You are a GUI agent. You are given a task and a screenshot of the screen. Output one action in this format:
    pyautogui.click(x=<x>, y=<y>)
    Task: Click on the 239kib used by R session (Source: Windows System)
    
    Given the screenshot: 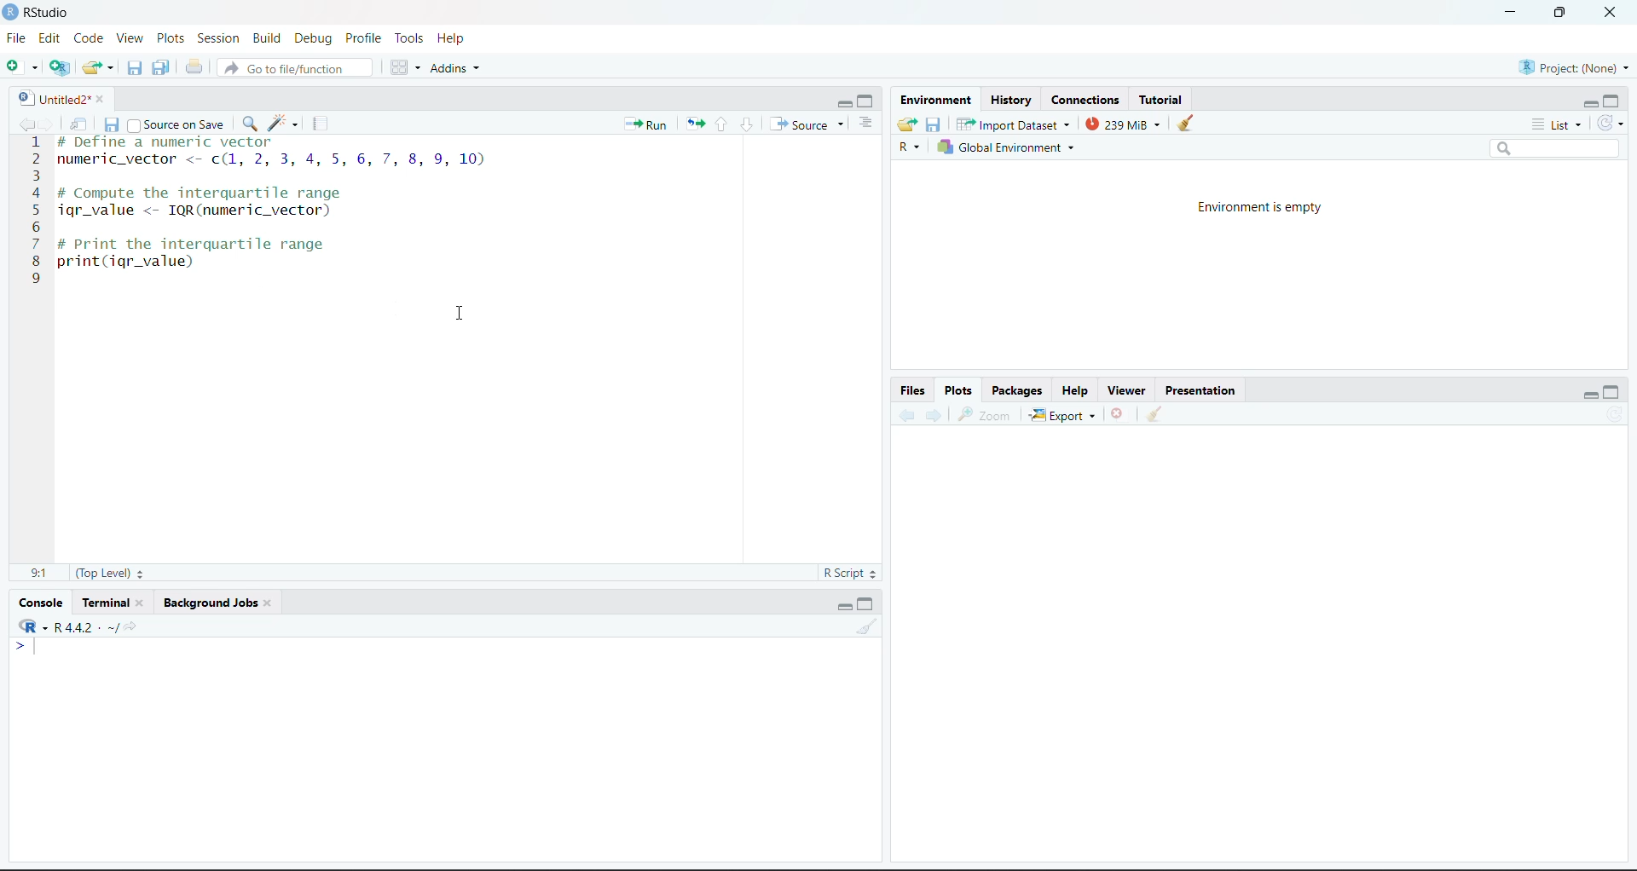 What is the action you would take?
    pyautogui.click(x=1125, y=124)
    